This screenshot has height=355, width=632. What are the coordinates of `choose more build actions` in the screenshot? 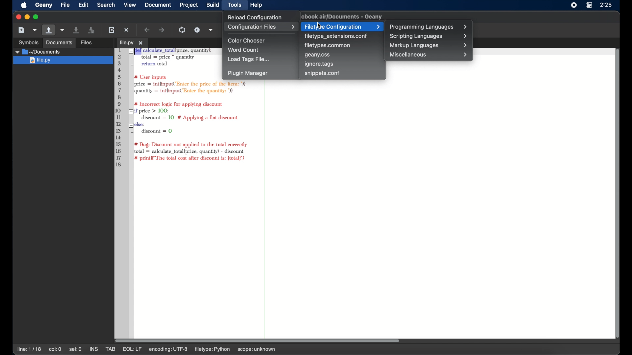 It's located at (211, 30).